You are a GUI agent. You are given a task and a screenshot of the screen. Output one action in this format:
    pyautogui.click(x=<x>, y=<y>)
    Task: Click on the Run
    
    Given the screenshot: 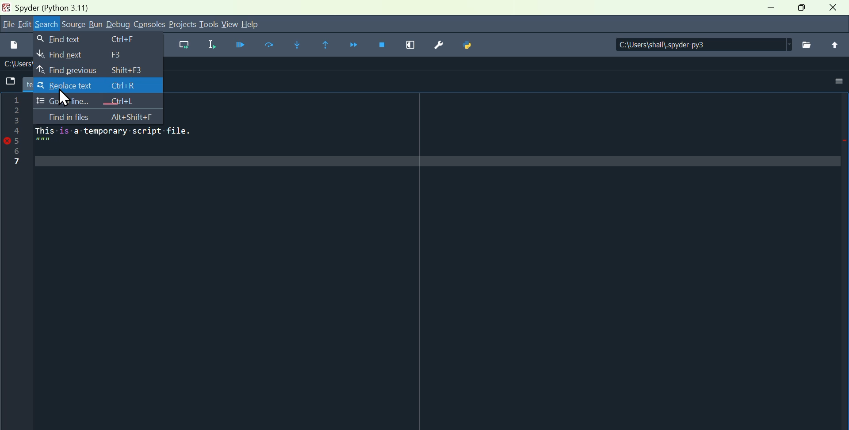 What is the action you would take?
    pyautogui.click(x=96, y=26)
    